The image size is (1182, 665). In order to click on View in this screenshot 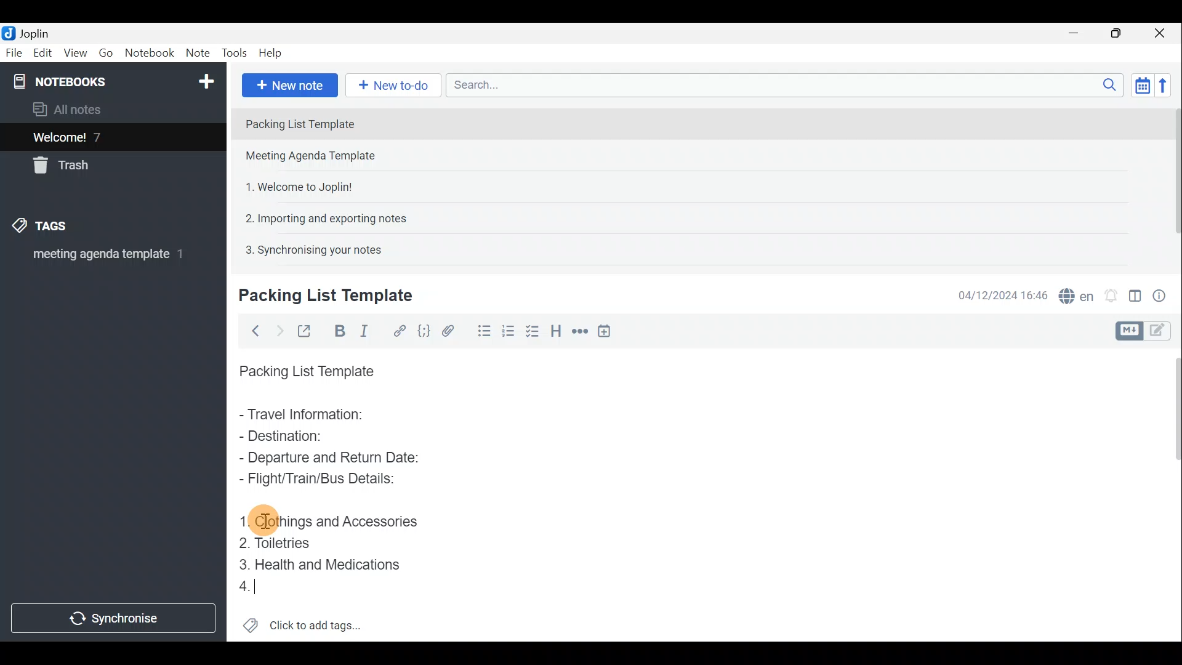, I will do `click(76, 53)`.